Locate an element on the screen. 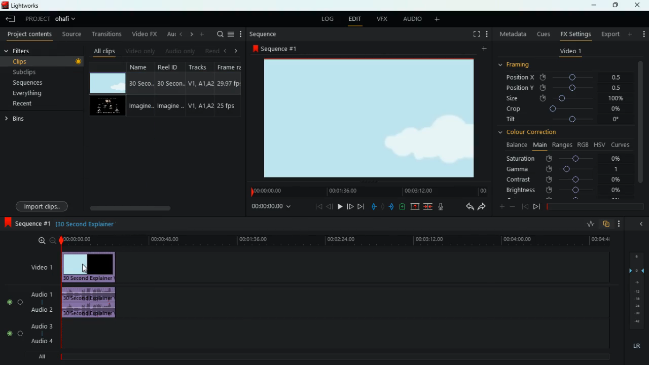  audio 3 is located at coordinates (39, 325).